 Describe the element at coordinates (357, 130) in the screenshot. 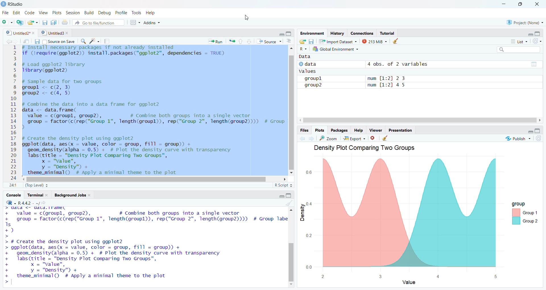

I see `help` at that location.